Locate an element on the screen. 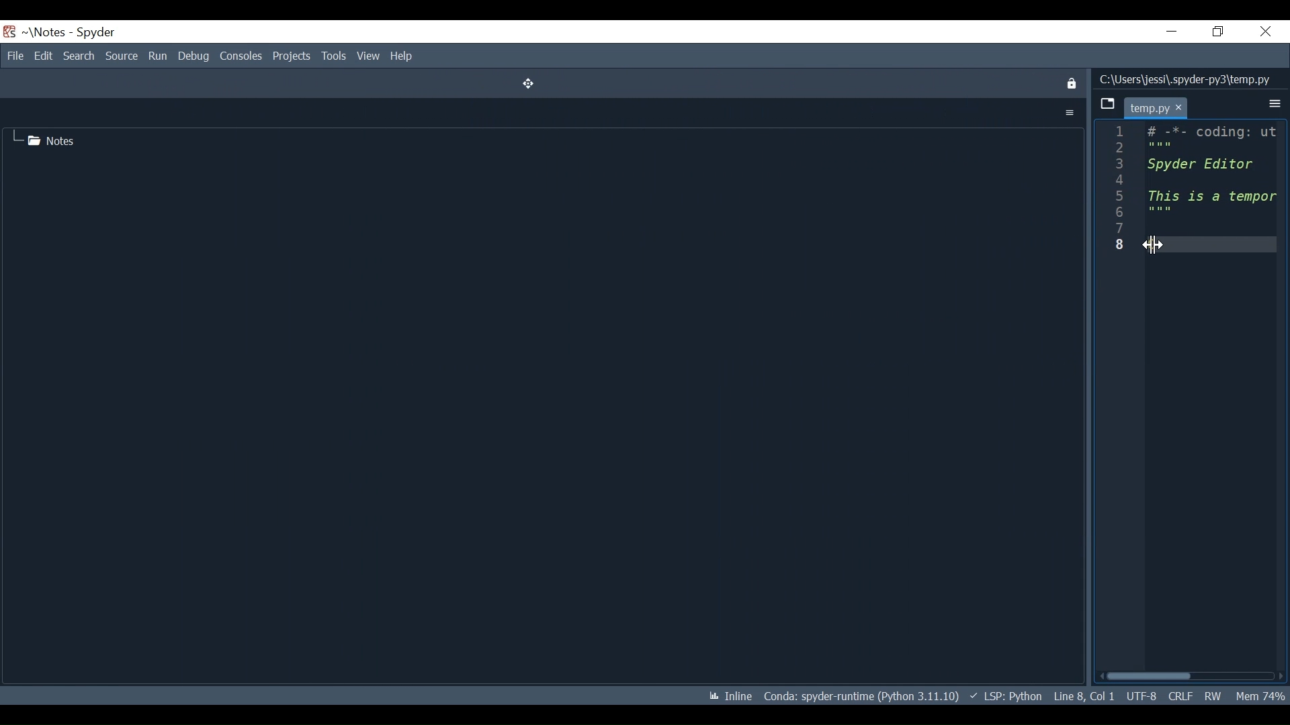 The image size is (1290, 725). Consoles is located at coordinates (241, 56).